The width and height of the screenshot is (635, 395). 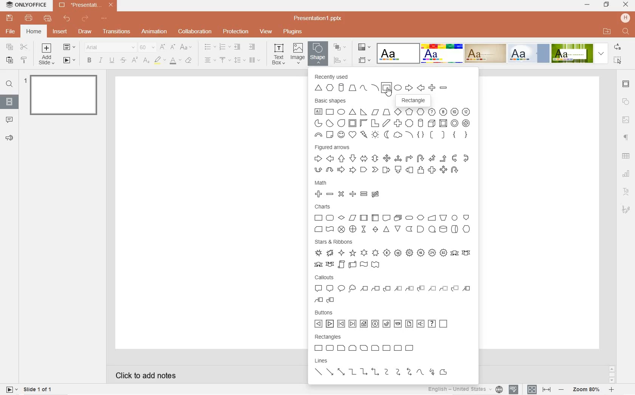 I want to click on numbering, so click(x=224, y=47).